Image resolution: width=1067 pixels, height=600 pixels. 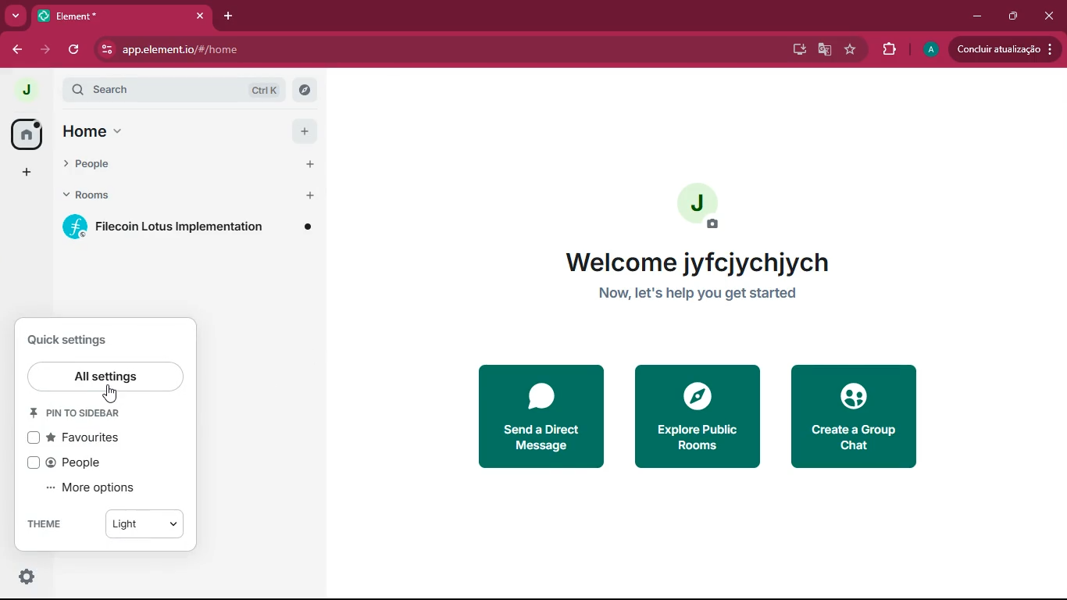 What do you see at coordinates (305, 131) in the screenshot?
I see `add` at bounding box center [305, 131].